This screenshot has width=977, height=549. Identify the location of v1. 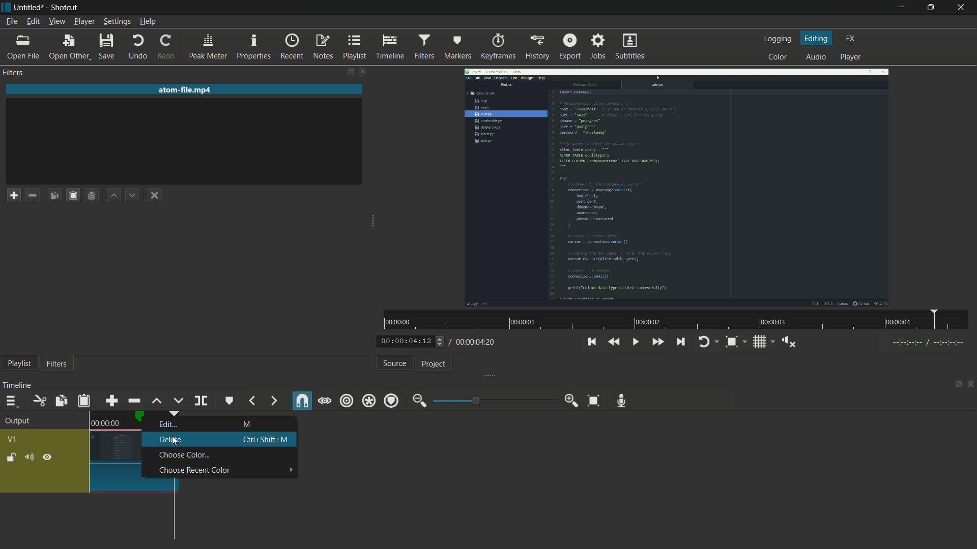
(13, 440).